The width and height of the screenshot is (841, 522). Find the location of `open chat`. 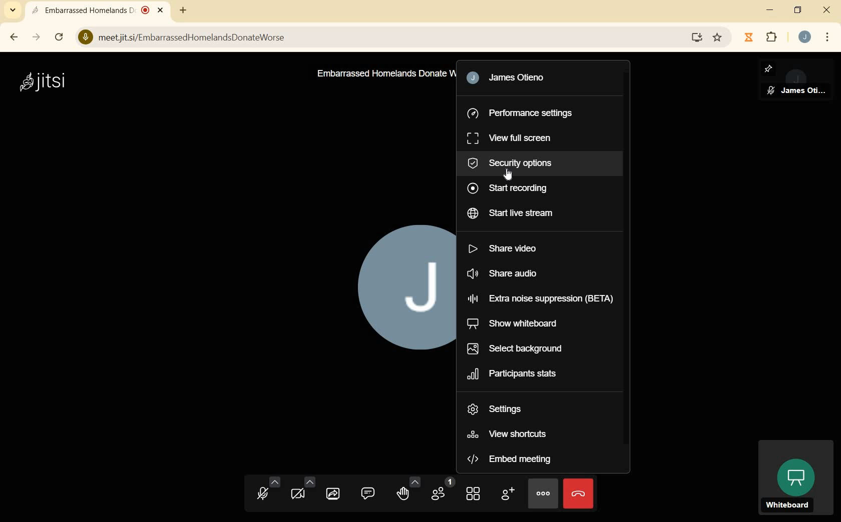

open chat is located at coordinates (368, 494).